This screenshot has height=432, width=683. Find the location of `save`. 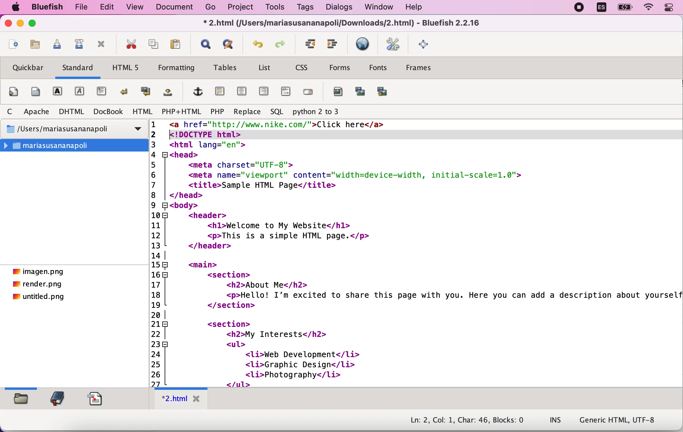

save is located at coordinates (59, 45).